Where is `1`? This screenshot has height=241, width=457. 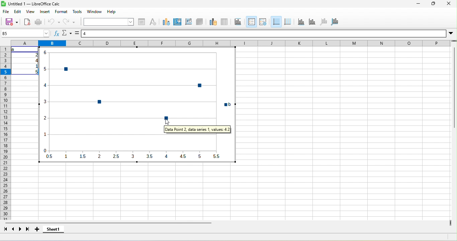
1 is located at coordinates (35, 66).